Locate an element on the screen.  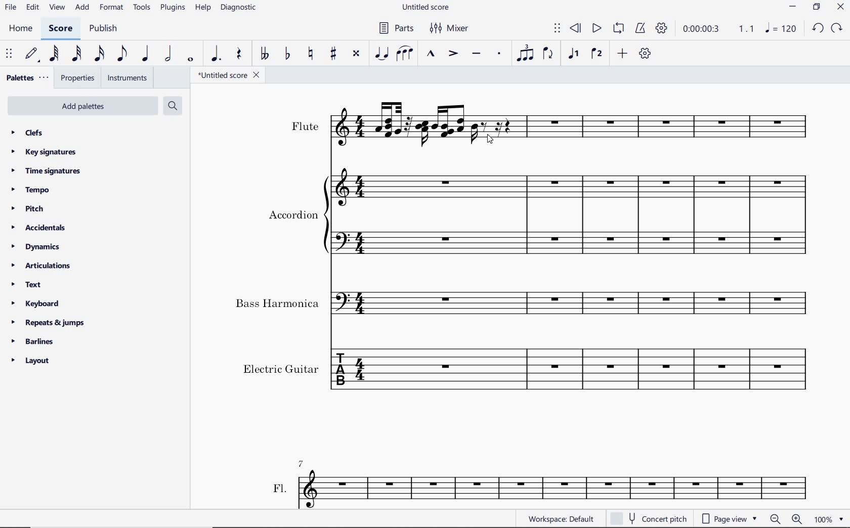
PARTS is located at coordinates (395, 30).